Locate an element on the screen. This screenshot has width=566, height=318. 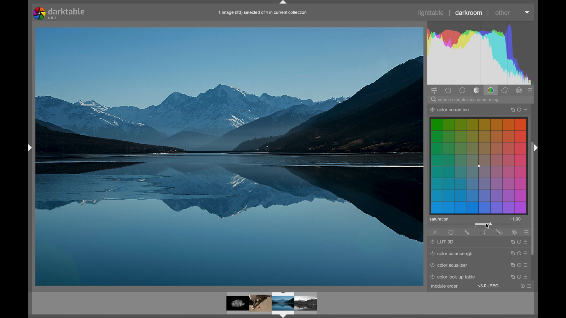
color equalizer is located at coordinates (451, 266).